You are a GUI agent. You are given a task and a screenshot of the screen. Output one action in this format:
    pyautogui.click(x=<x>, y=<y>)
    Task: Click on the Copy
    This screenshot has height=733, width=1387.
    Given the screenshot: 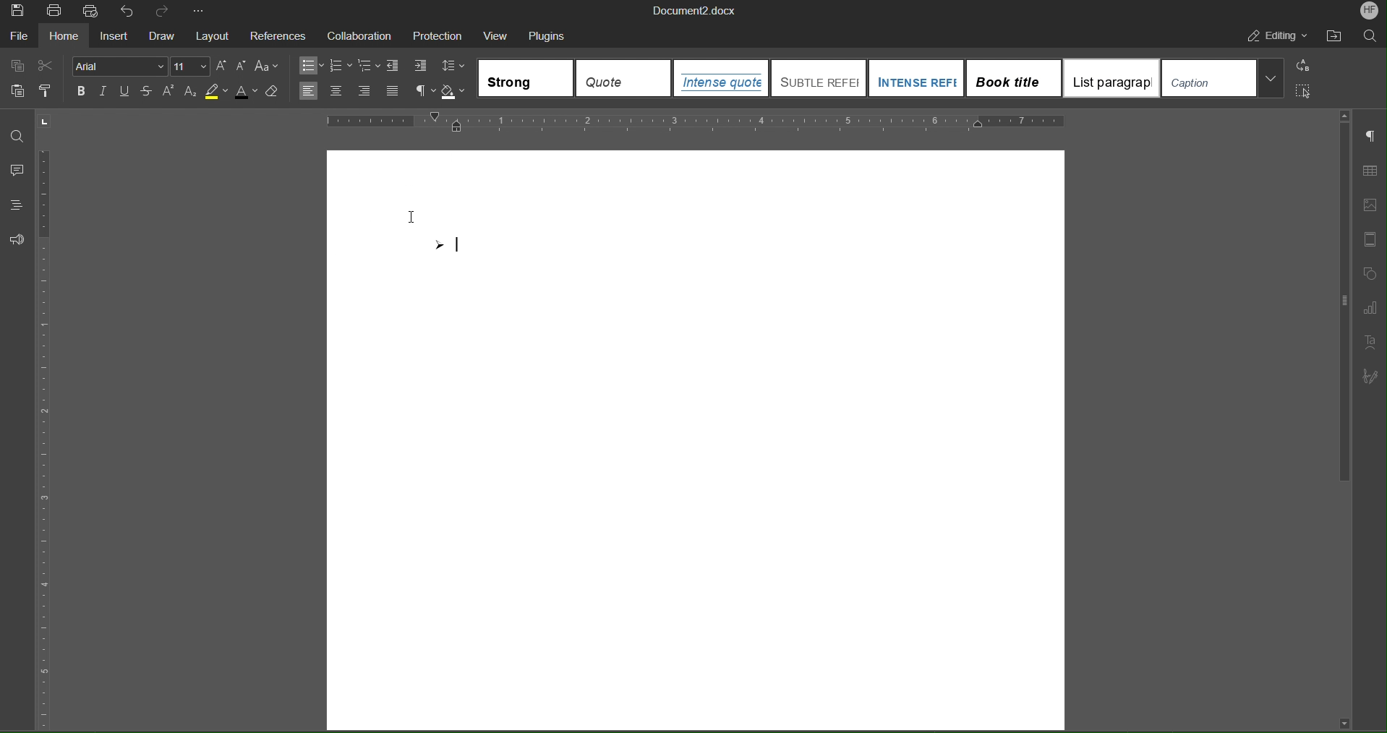 What is the action you would take?
    pyautogui.click(x=17, y=65)
    